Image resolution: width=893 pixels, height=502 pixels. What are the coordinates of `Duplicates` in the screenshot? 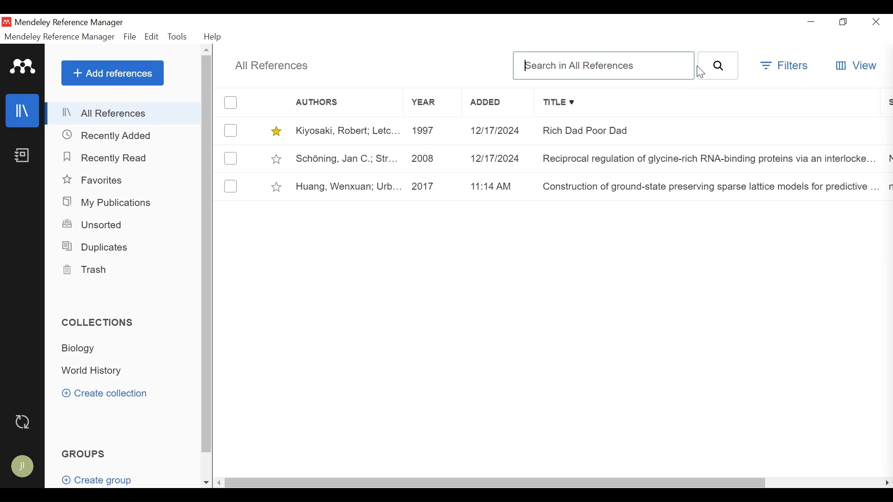 It's located at (97, 246).